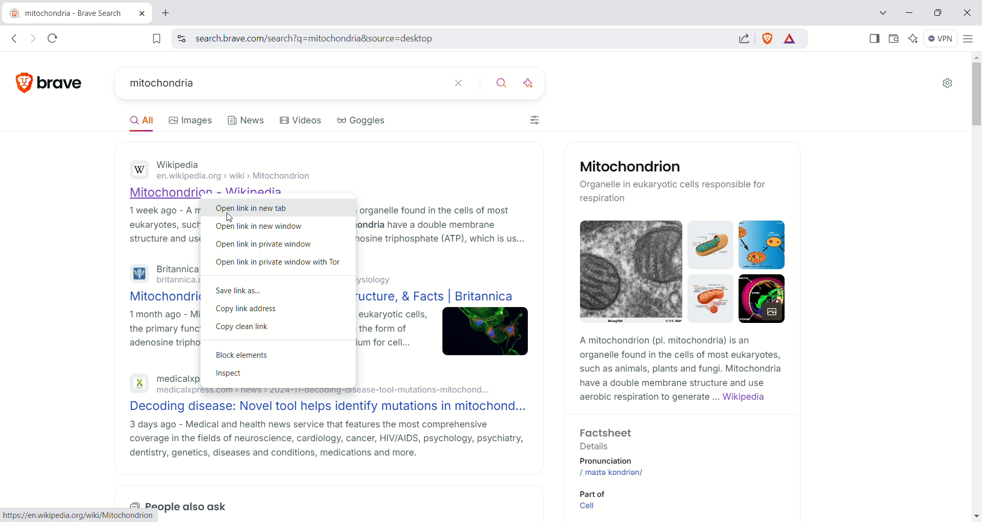 This screenshot has width=982, height=522. I want to click on mitochondrion image, so click(686, 269).